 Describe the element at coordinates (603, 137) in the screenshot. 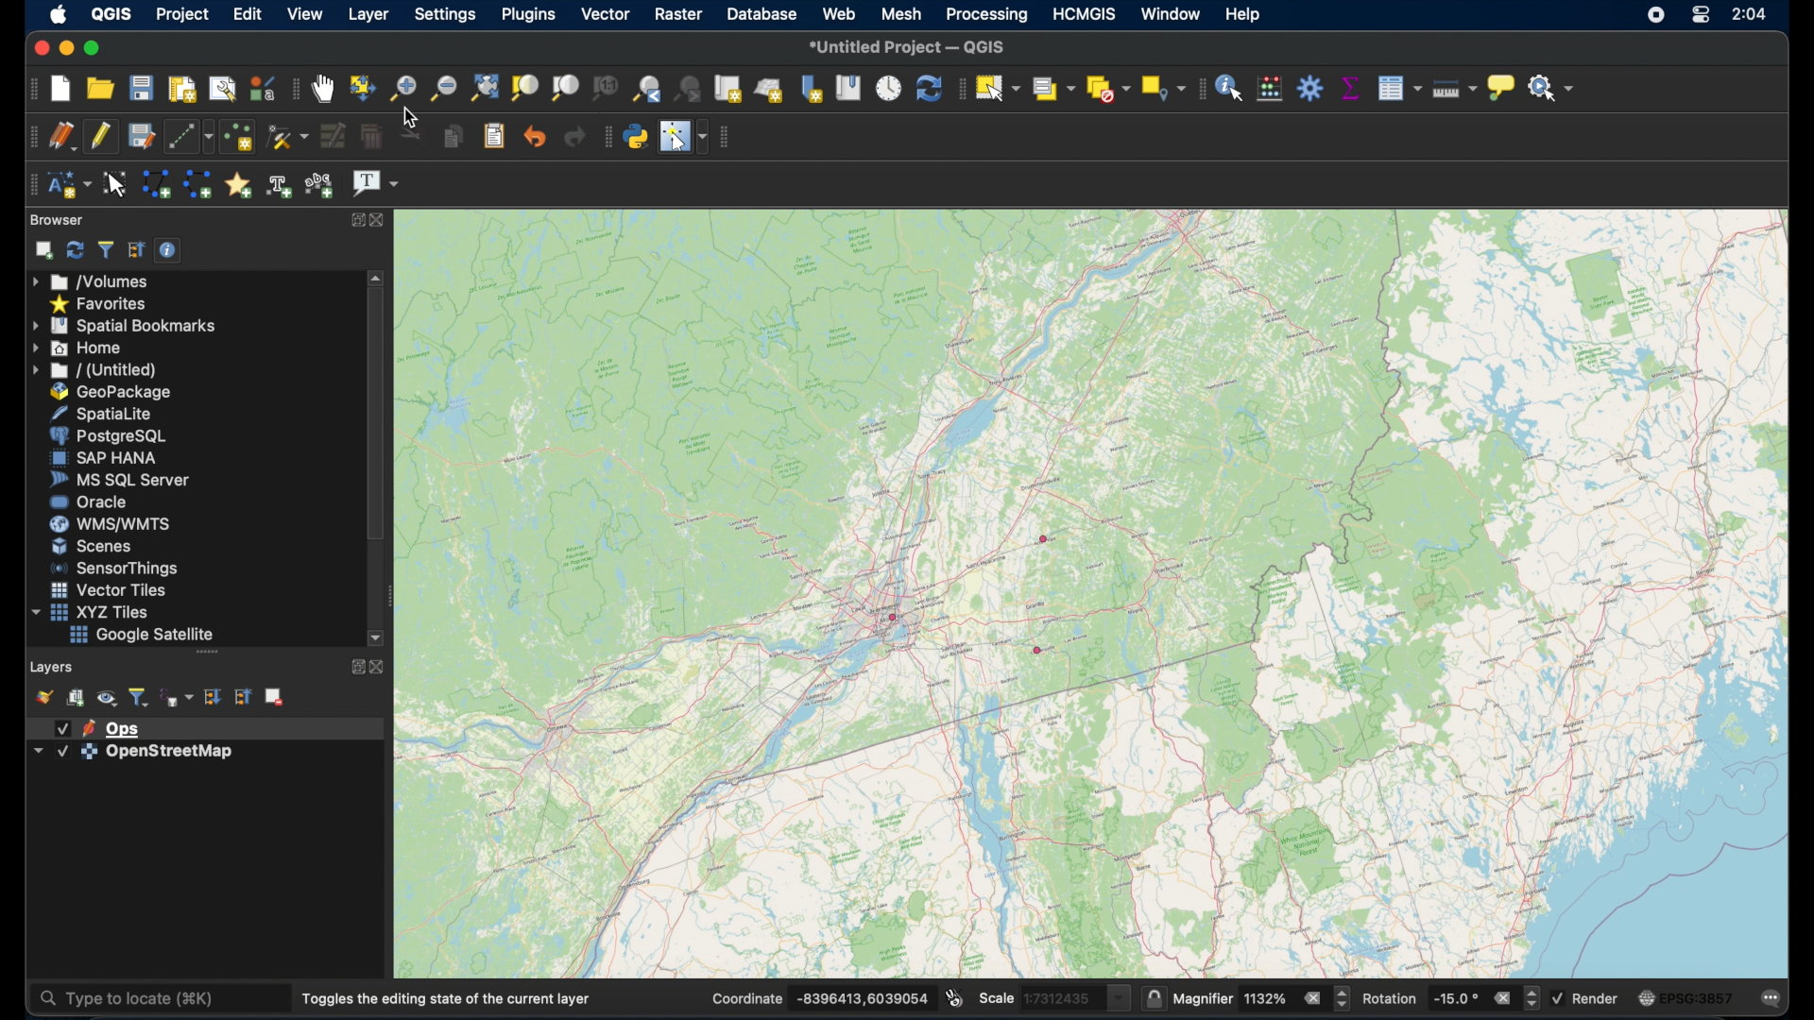

I see `plugins toolbar` at that location.